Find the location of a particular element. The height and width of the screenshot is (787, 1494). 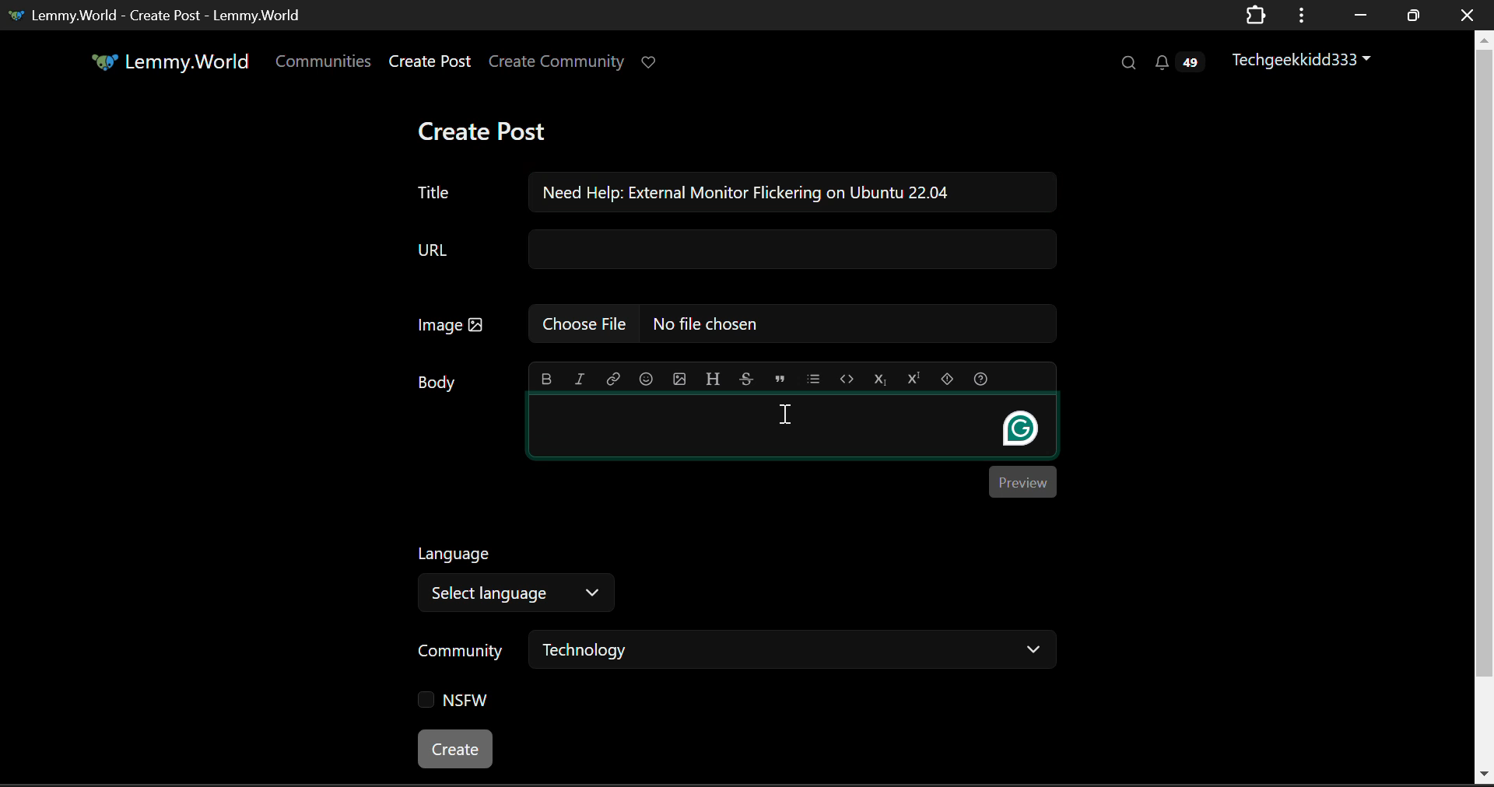

Spoiler is located at coordinates (946, 380).